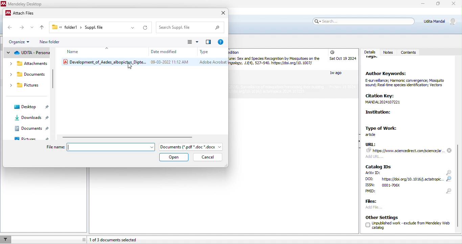 Image resolution: width=462 pixels, height=244 pixels. Describe the element at coordinates (31, 118) in the screenshot. I see `downloads` at that location.